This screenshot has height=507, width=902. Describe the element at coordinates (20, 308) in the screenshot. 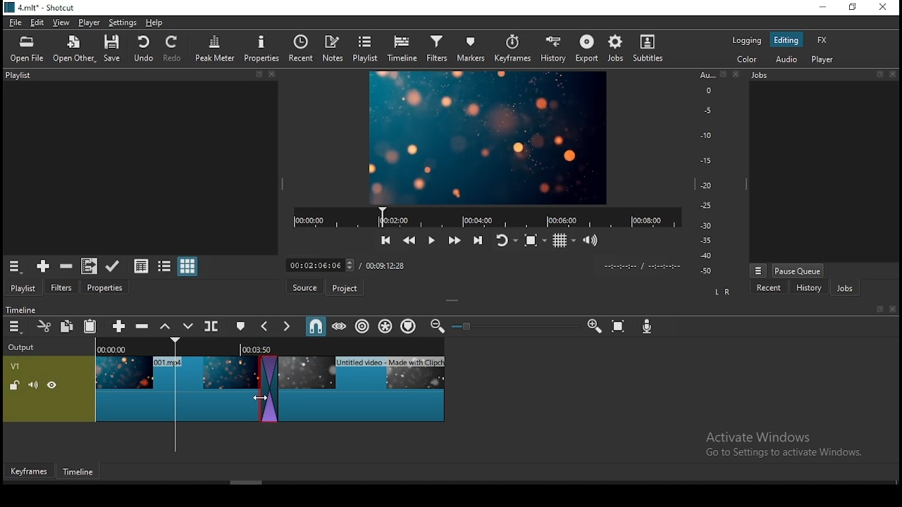

I see `timeline` at that location.